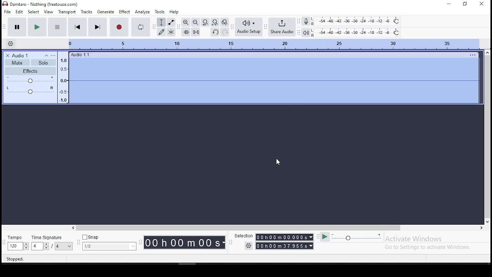  Describe the element at coordinates (195, 32) in the screenshot. I see `silence audio signal` at that location.